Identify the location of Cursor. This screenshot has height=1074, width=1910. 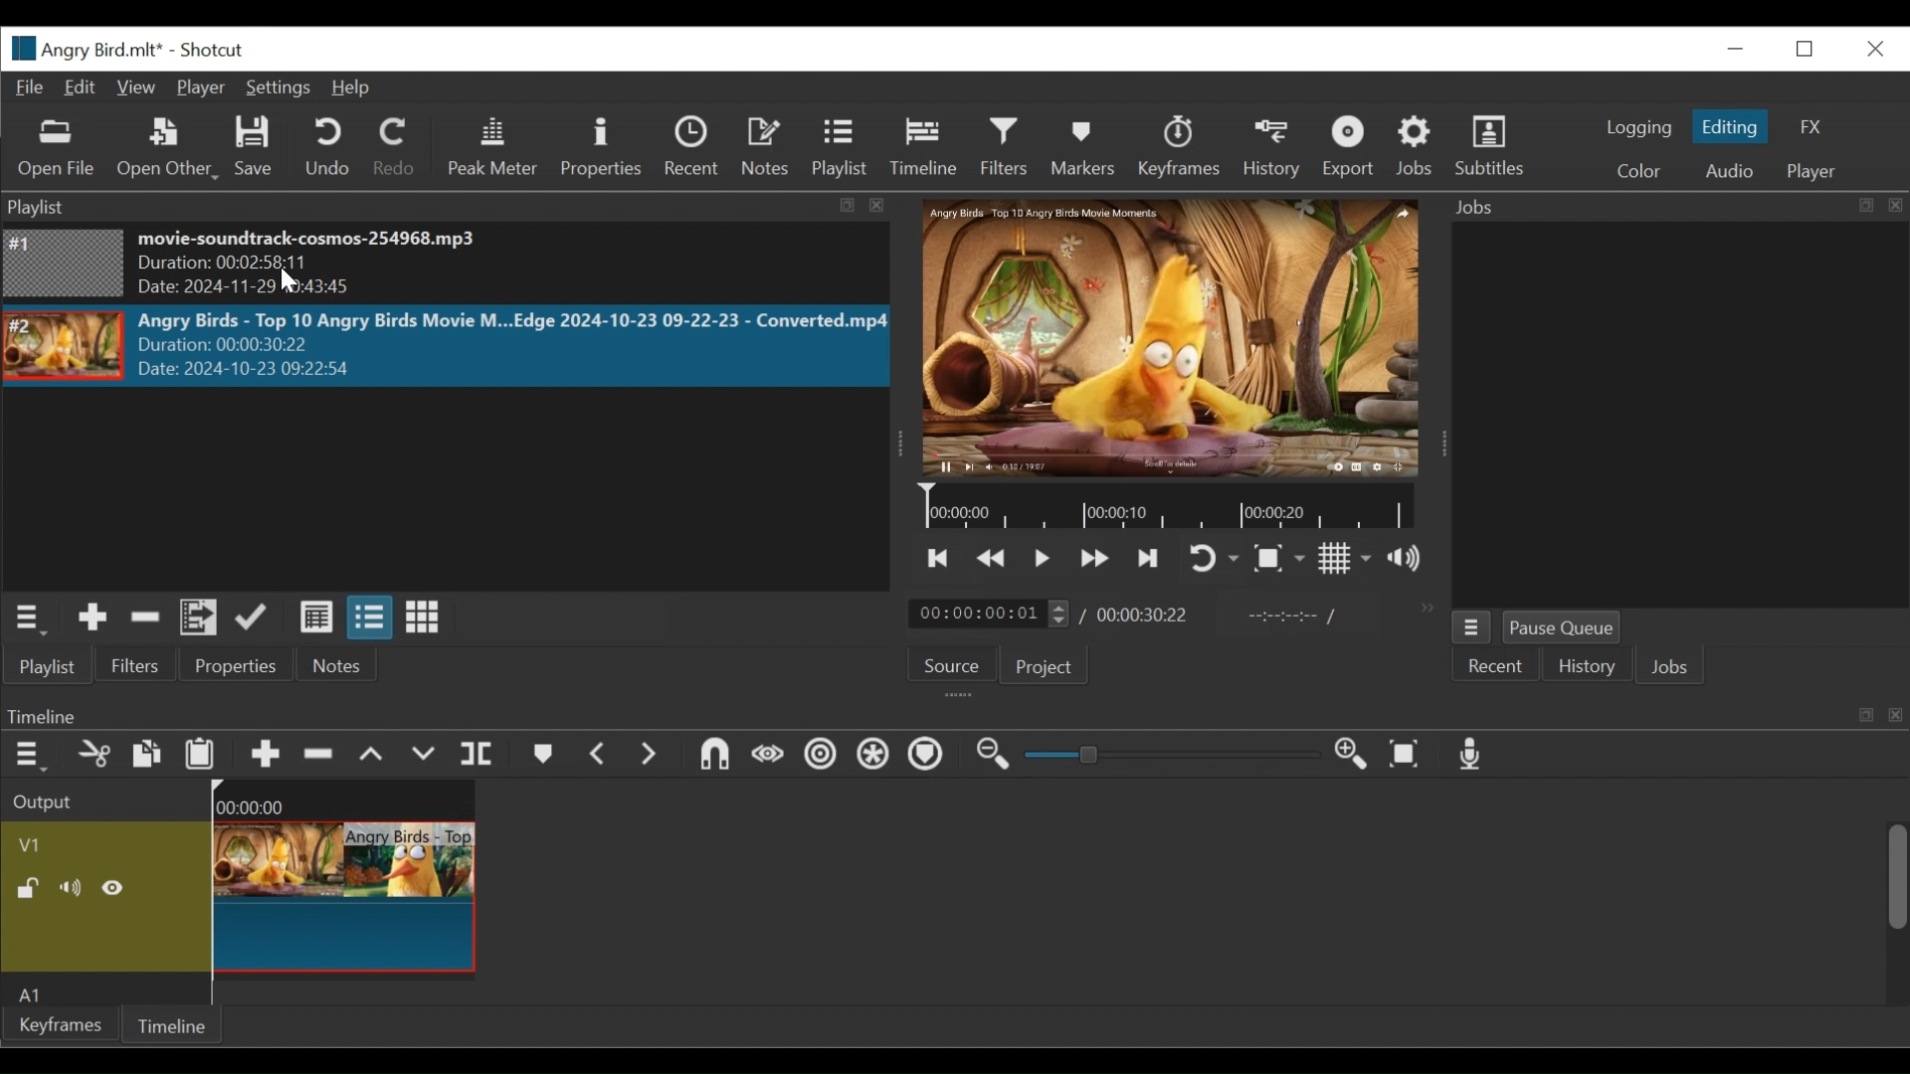
(288, 280).